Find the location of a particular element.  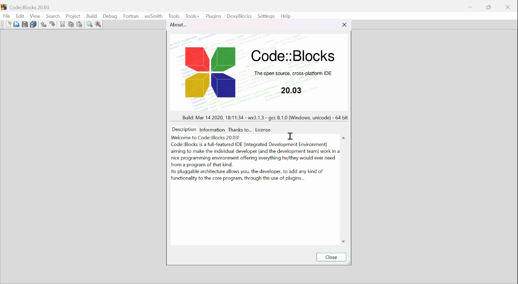

Doxyblocks is located at coordinates (240, 17).